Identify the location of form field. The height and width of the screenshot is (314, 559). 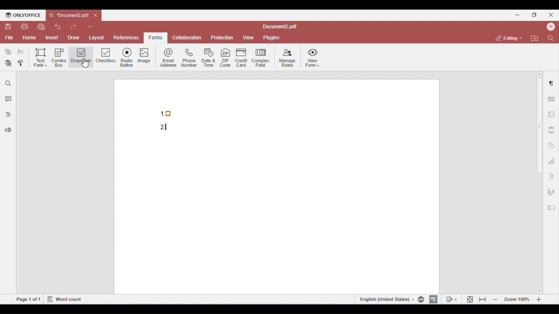
(166, 126).